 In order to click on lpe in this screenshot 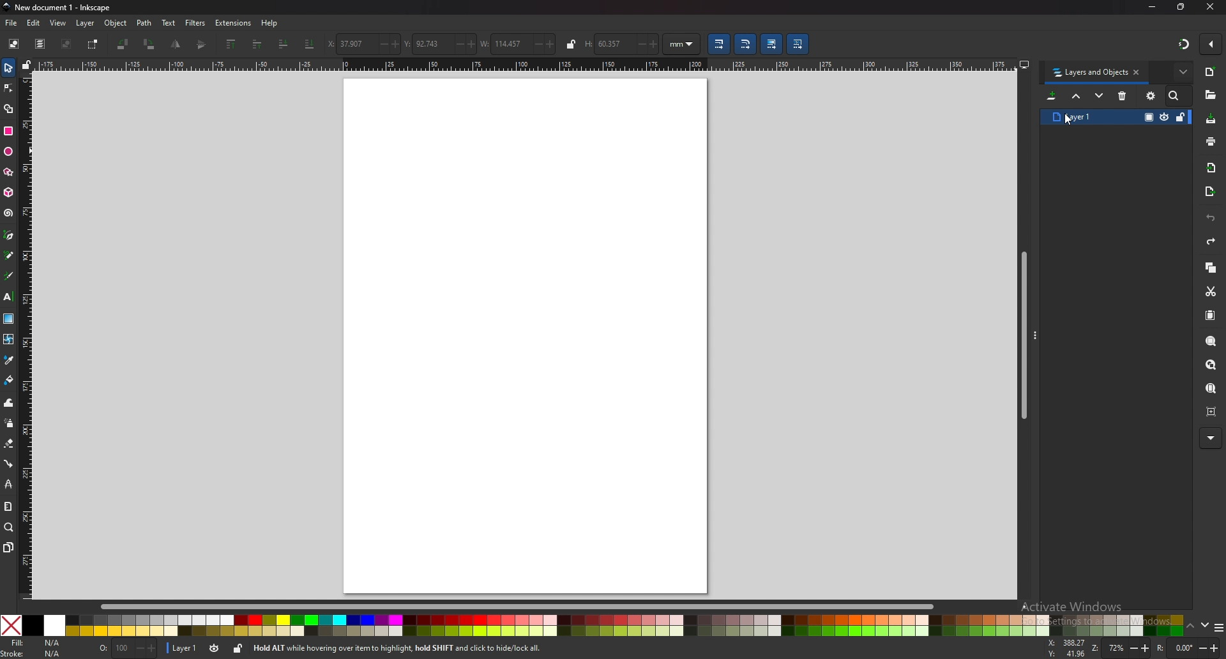, I will do `click(9, 483)`.